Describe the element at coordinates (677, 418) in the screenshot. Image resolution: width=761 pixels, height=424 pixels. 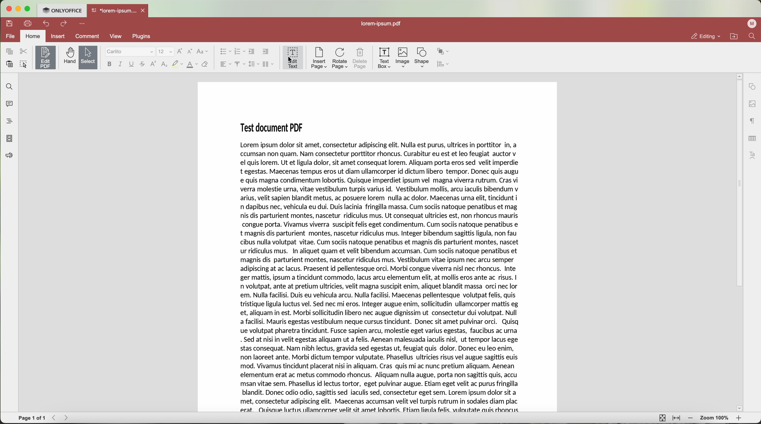
I see `fit to width` at that location.